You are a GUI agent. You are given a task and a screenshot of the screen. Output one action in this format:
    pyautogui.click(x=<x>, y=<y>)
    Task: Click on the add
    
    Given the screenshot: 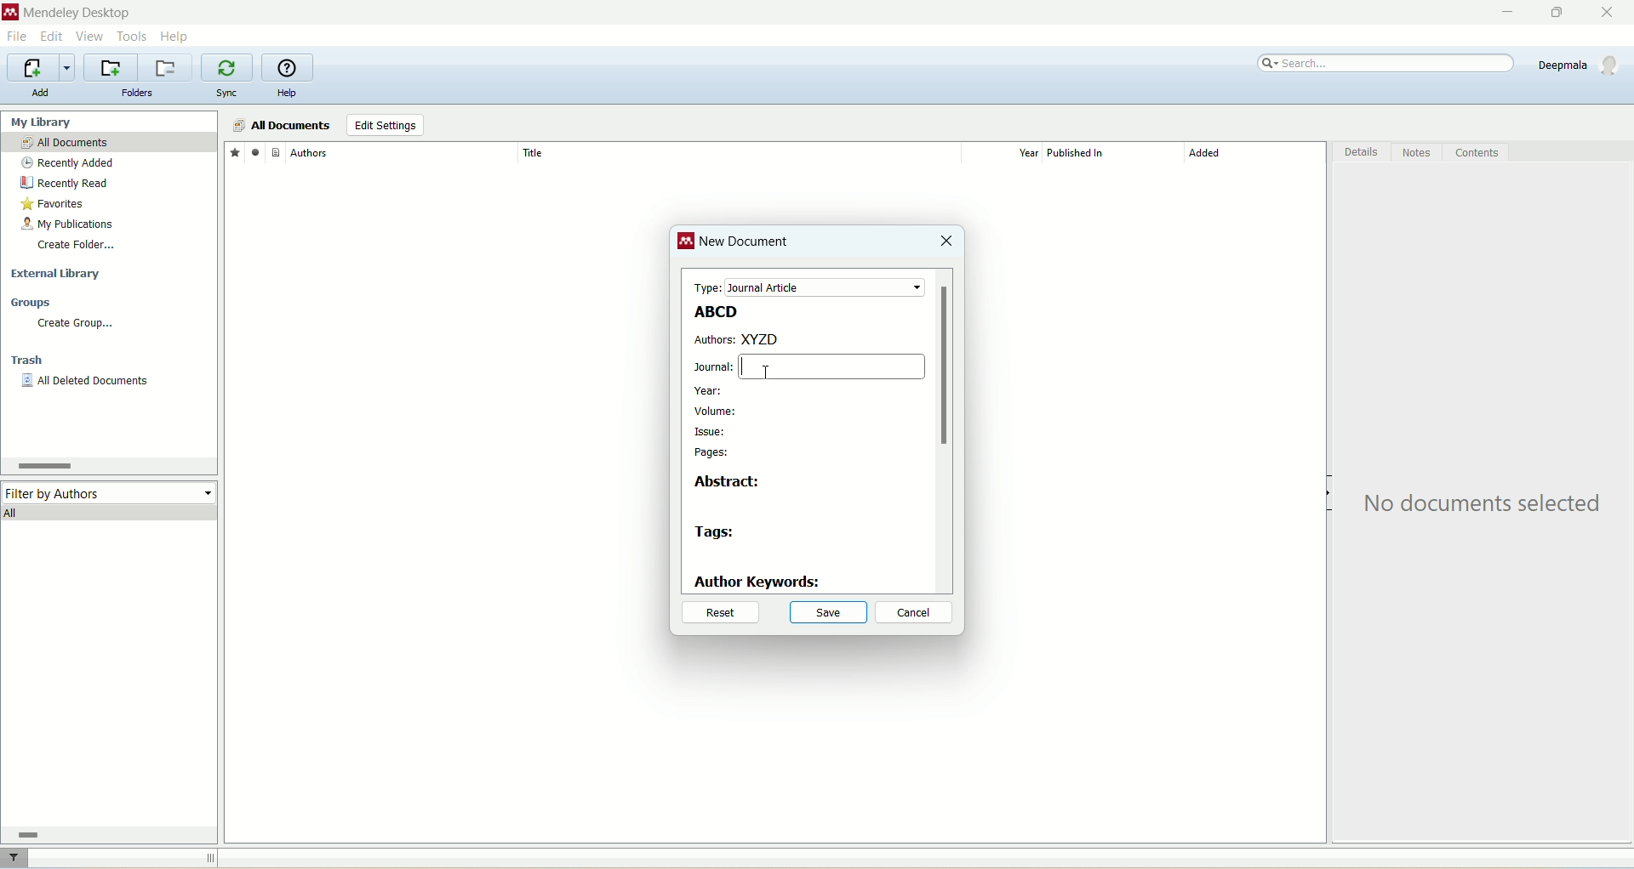 What is the action you would take?
    pyautogui.click(x=40, y=93)
    